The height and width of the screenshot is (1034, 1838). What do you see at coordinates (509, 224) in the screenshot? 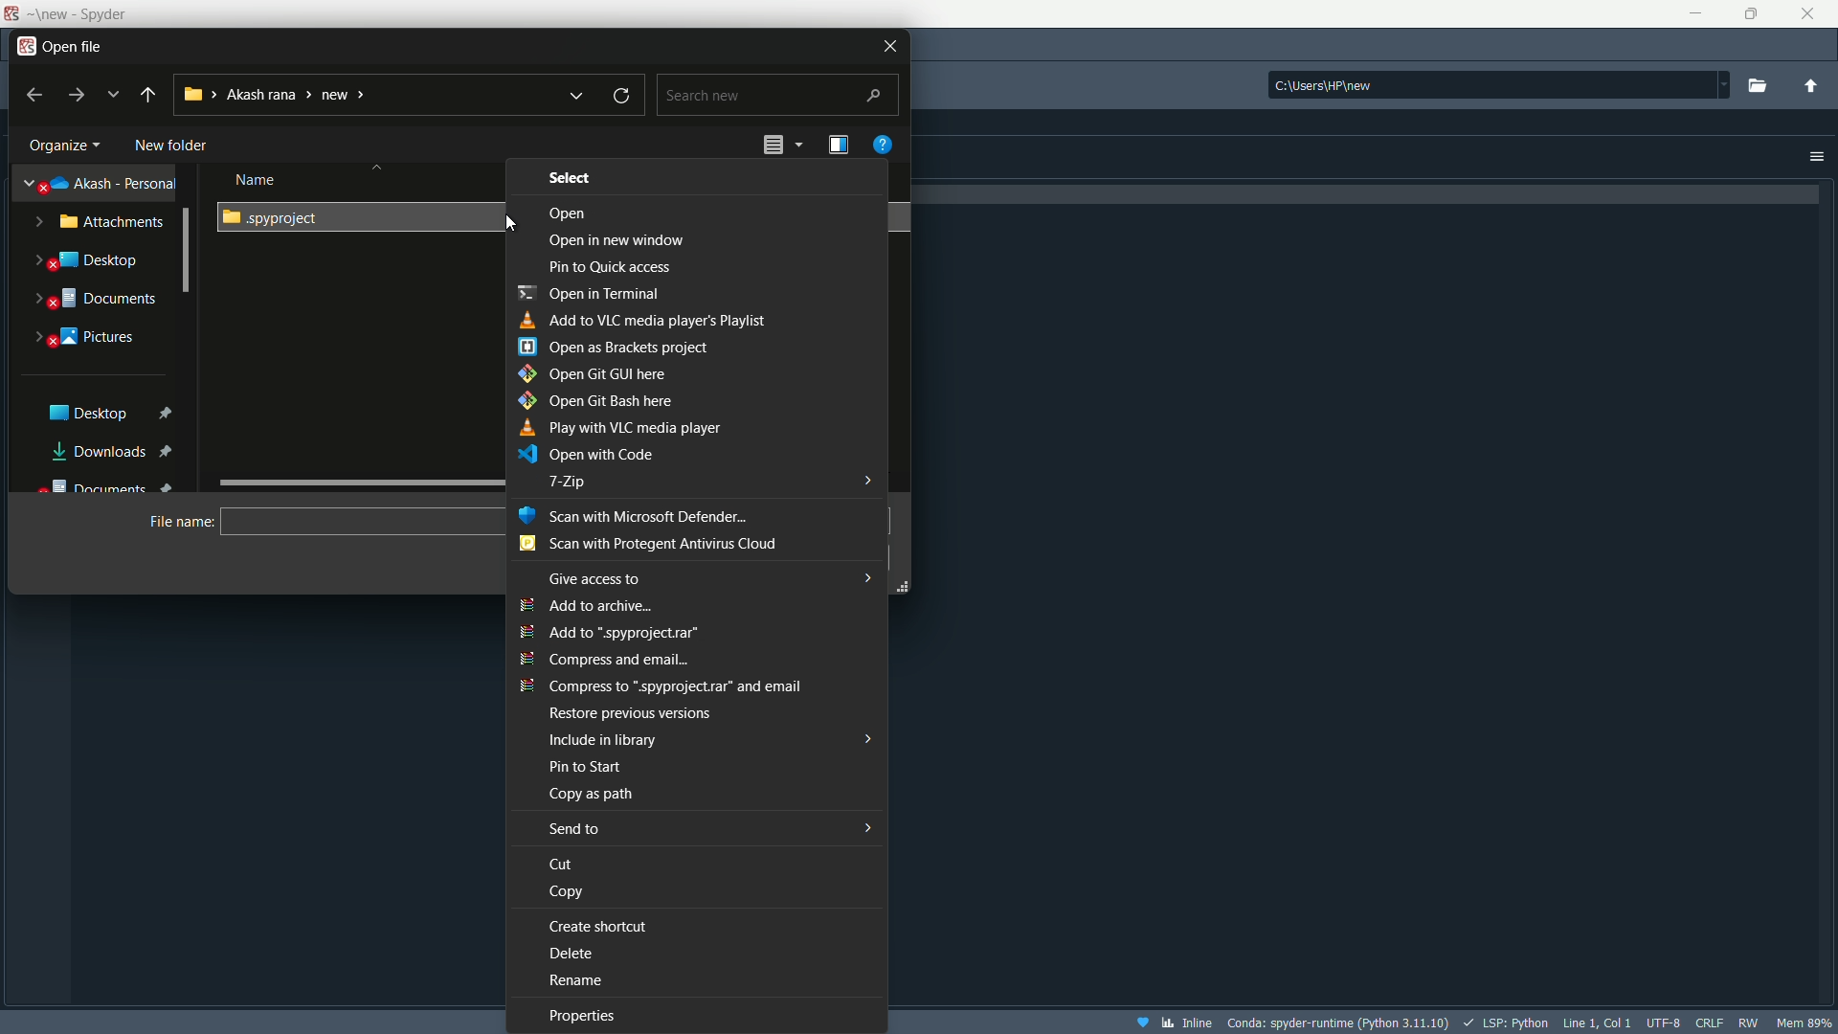
I see `cursor` at bounding box center [509, 224].